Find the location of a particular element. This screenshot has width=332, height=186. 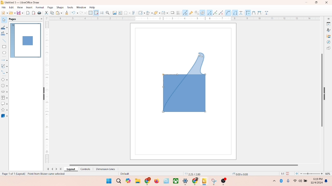

minimize is located at coordinates (307, 2).